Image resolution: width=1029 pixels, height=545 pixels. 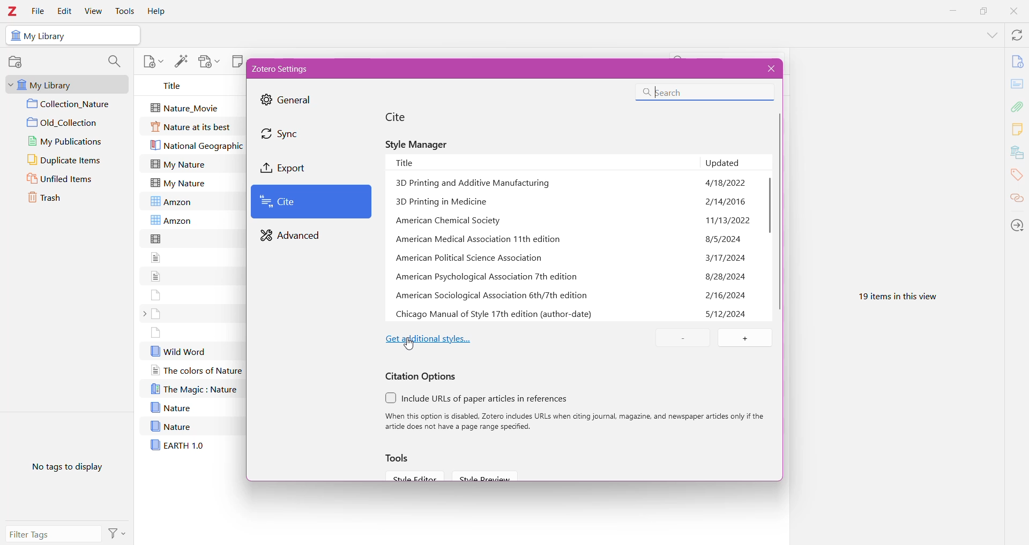 What do you see at coordinates (726, 202) in the screenshot?
I see `2/14/2016` at bounding box center [726, 202].